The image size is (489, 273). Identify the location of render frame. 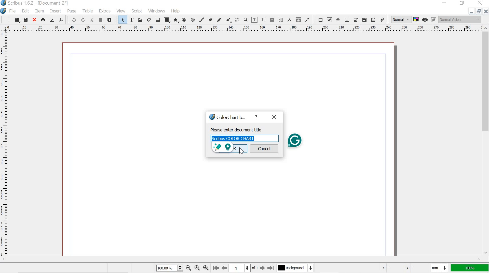
(150, 20).